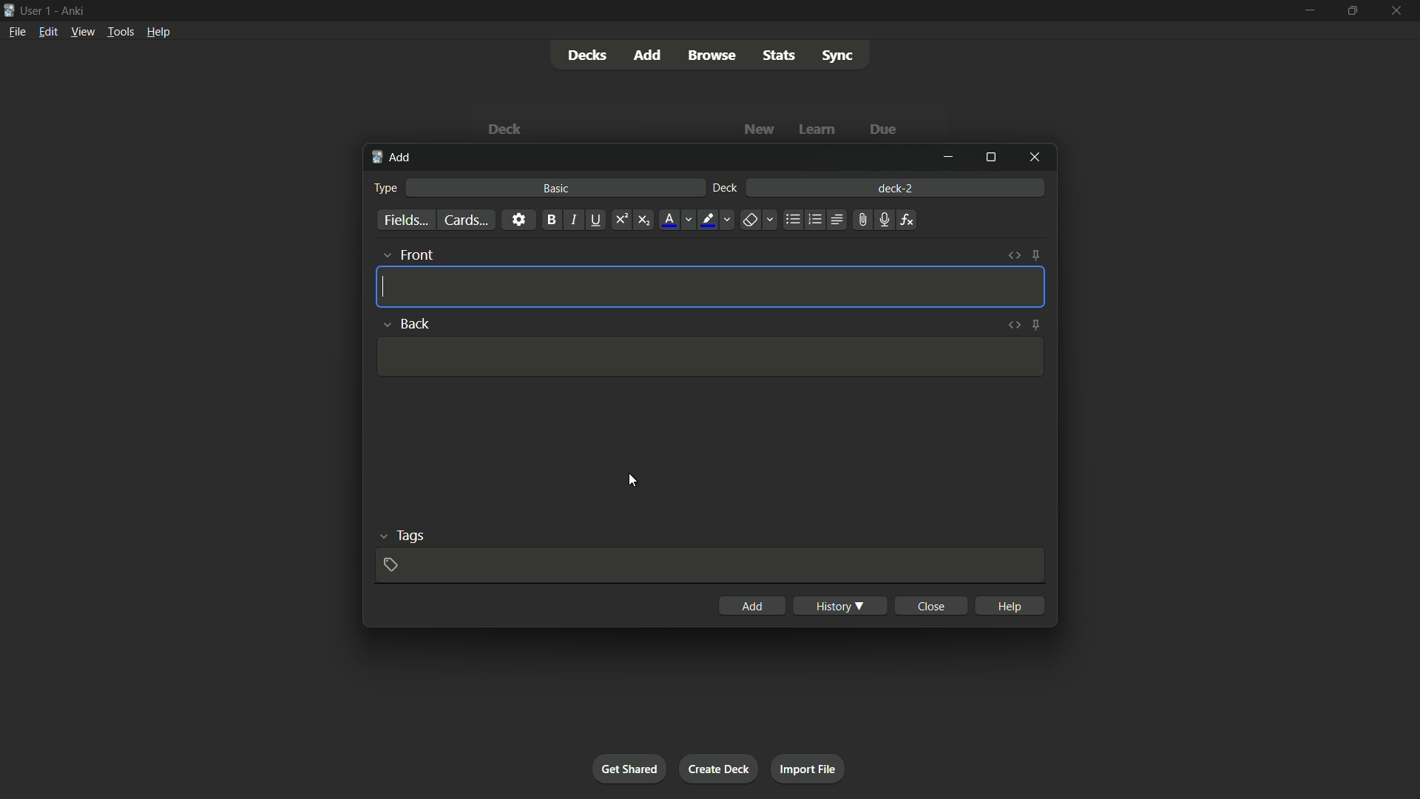 This screenshot has width=1420, height=799. Describe the element at coordinates (121, 32) in the screenshot. I see `tools menu` at that location.